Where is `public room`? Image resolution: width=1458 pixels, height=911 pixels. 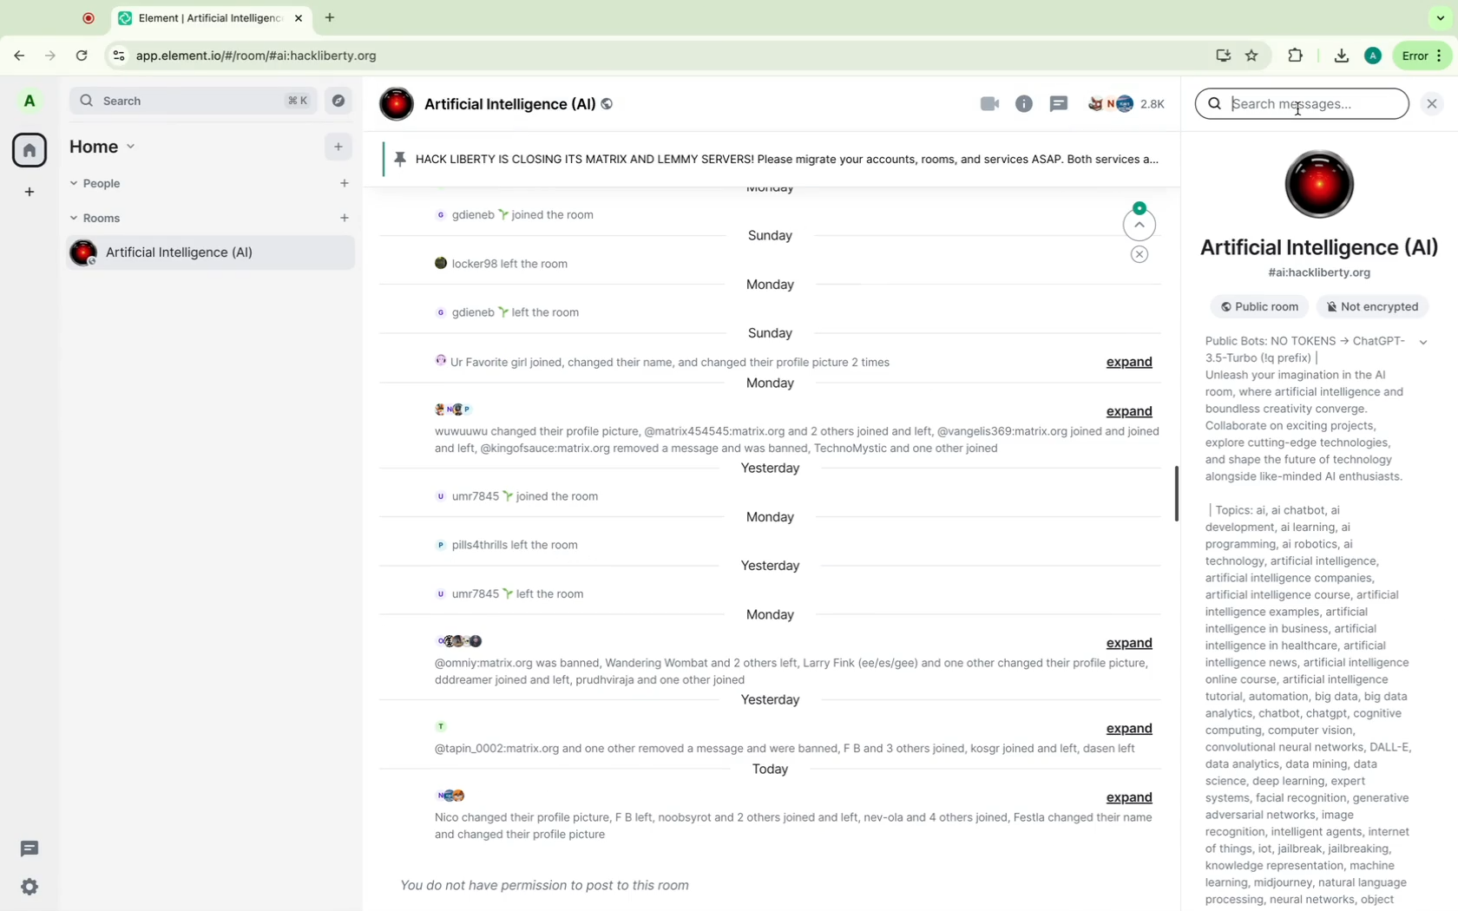 public room is located at coordinates (1255, 307).